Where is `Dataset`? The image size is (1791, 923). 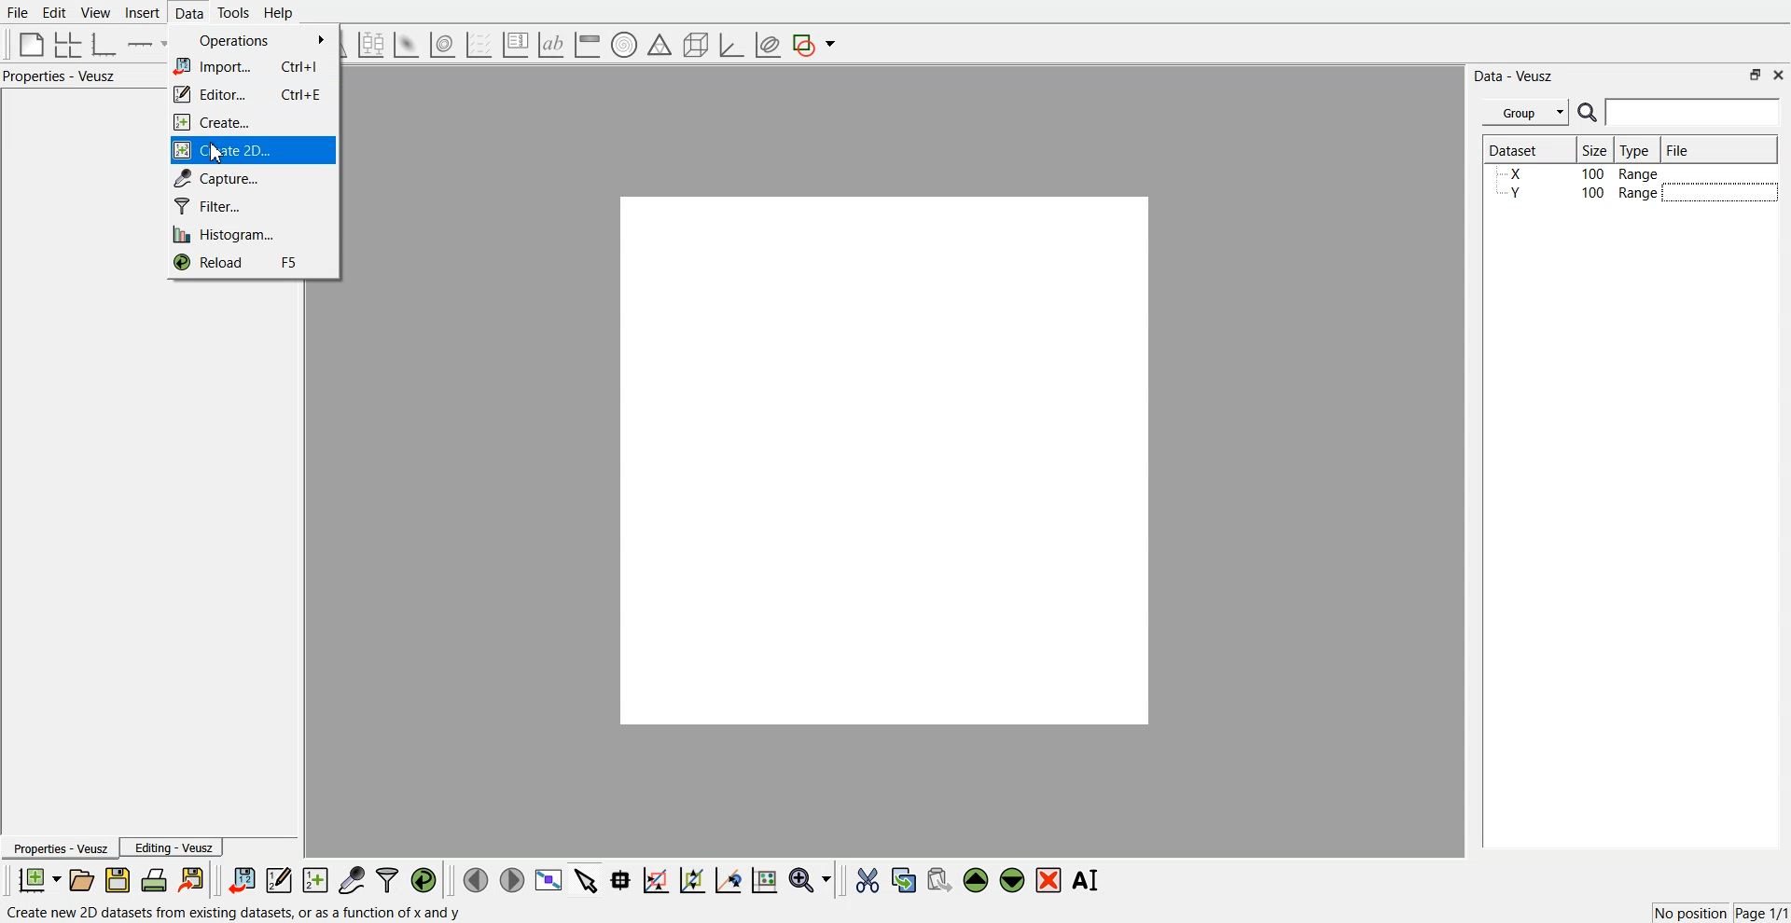 Dataset is located at coordinates (1522, 149).